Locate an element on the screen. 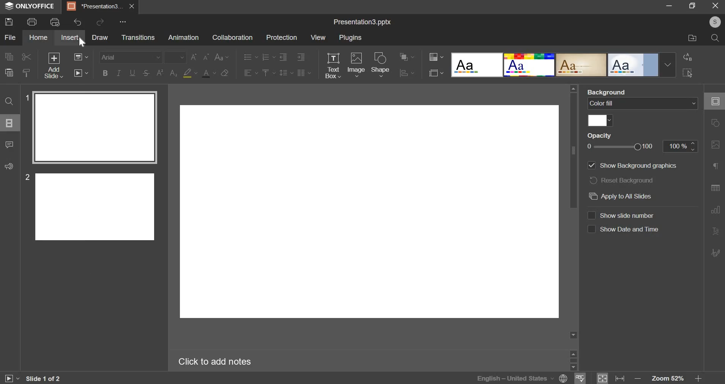 The height and width of the screenshot is (384, 725). play is located at coordinates (11, 379).